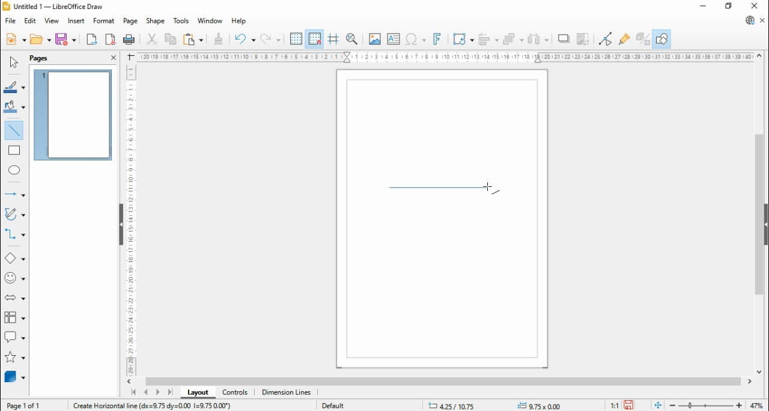 Image resolution: width=769 pixels, height=411 pixels. I want to click on helplines while moving, so click(333, 38).